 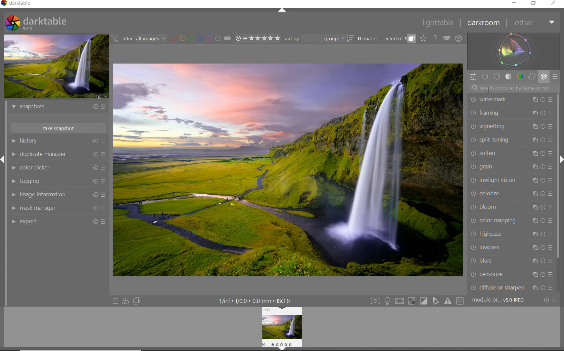 I want to click on tone, so click(x=509, y=77).